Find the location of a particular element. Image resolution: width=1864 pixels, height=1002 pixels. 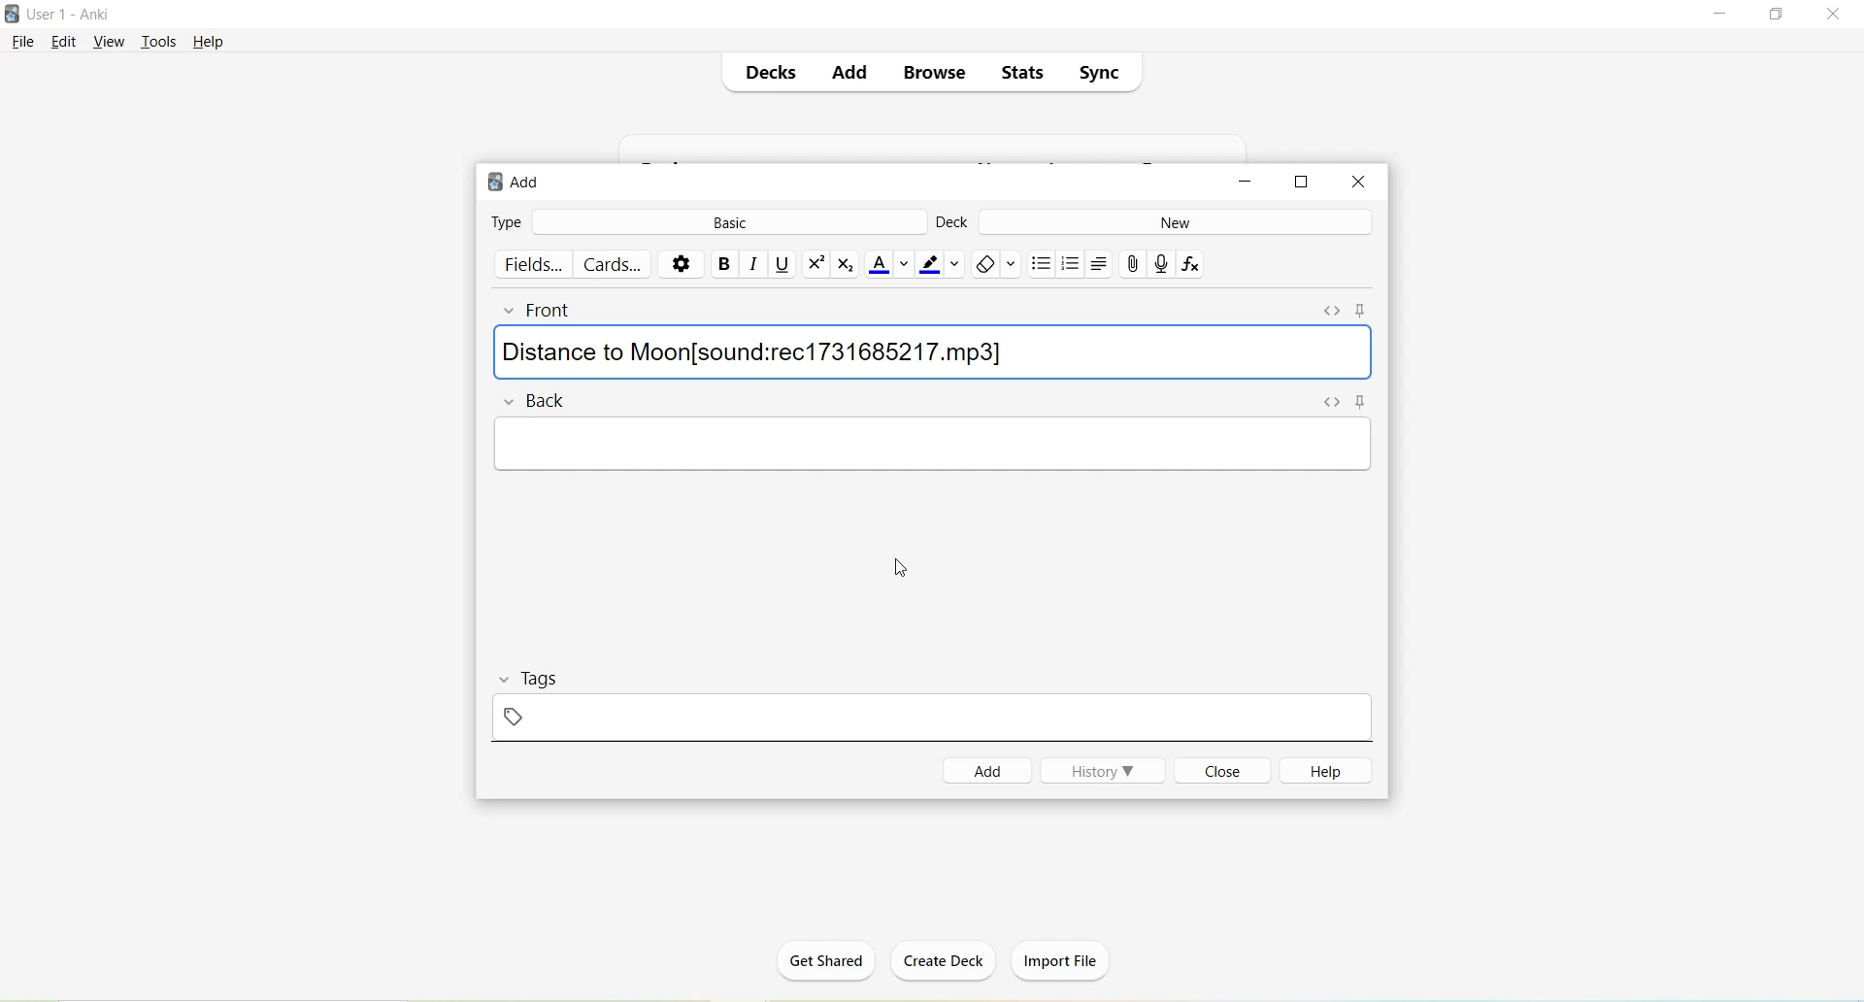

Minimize is located at coordinates (1242, 184).